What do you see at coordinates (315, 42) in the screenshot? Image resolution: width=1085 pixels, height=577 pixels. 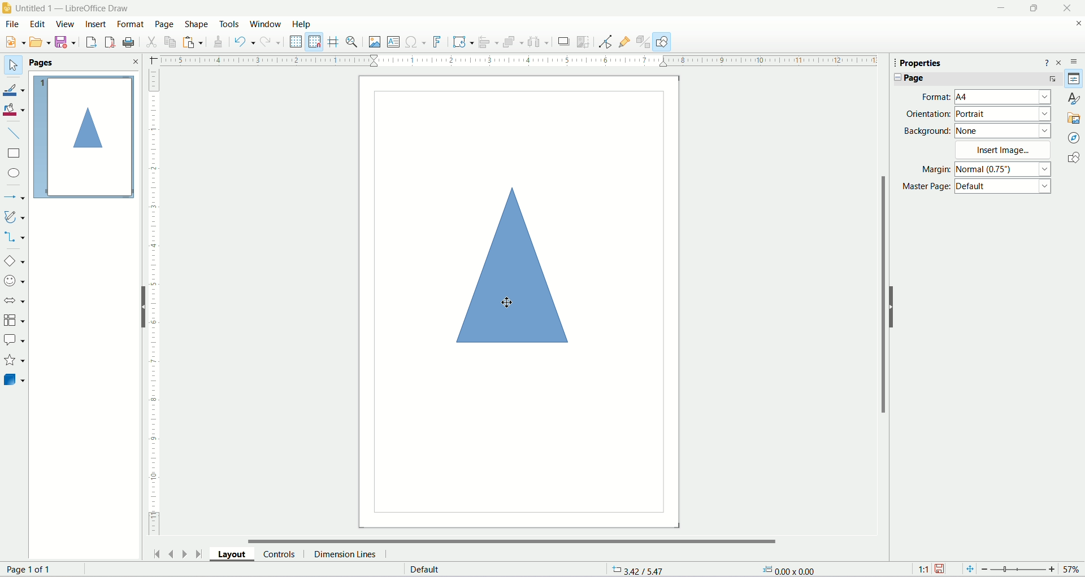 I see `Snap to grid` at bounding box center [315, 42].